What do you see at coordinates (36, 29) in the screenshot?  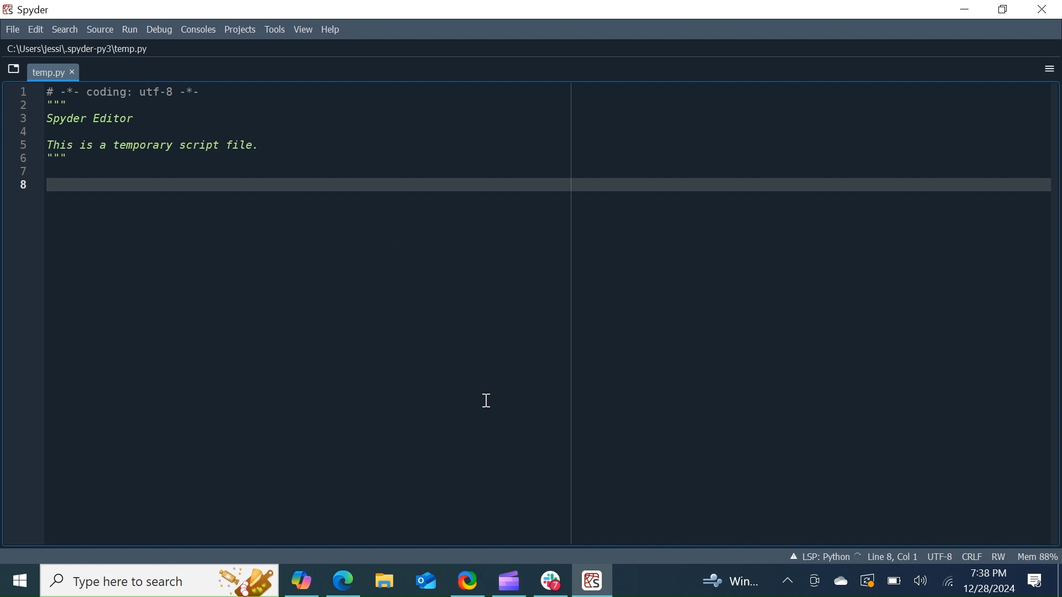 I see `Edit` at bounding box center [36, 29].